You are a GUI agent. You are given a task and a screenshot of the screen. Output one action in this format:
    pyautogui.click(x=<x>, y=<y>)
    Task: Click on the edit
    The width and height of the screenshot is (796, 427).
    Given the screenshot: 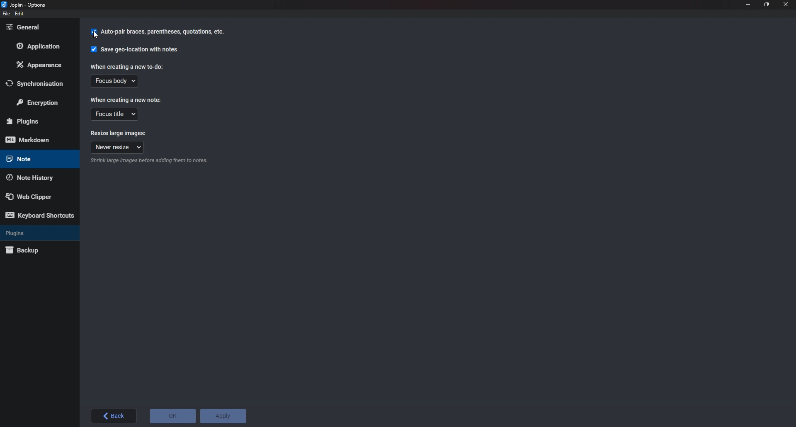 What is the action you would take?
    pyautogui.click(x=19, y=13)
    